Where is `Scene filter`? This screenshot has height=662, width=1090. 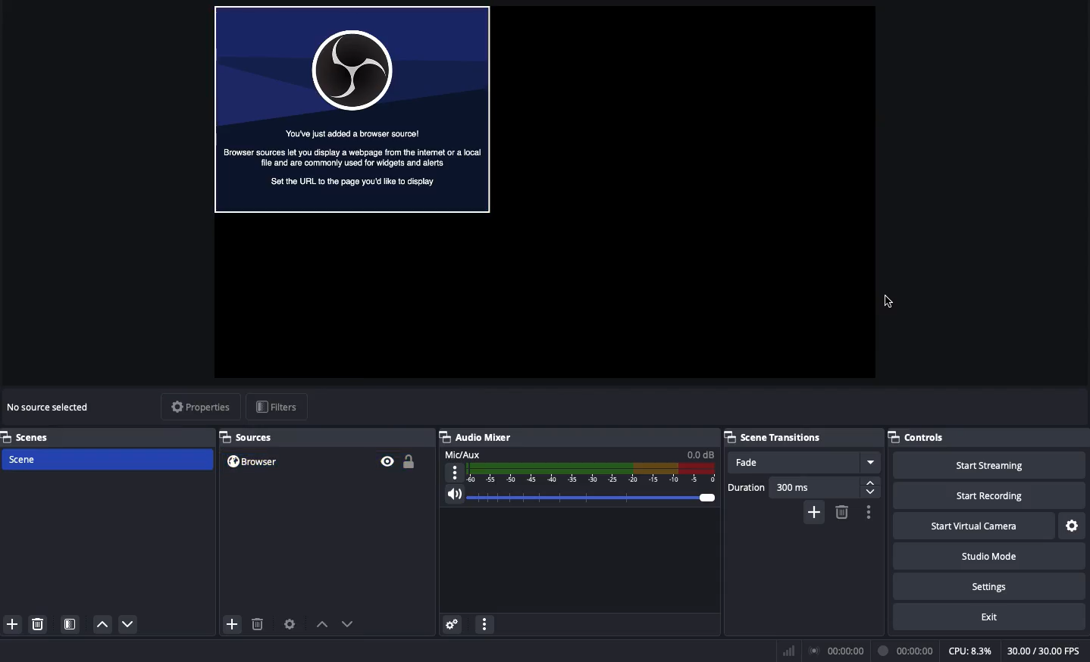 Scene filter is located at coordinates (69, 621).